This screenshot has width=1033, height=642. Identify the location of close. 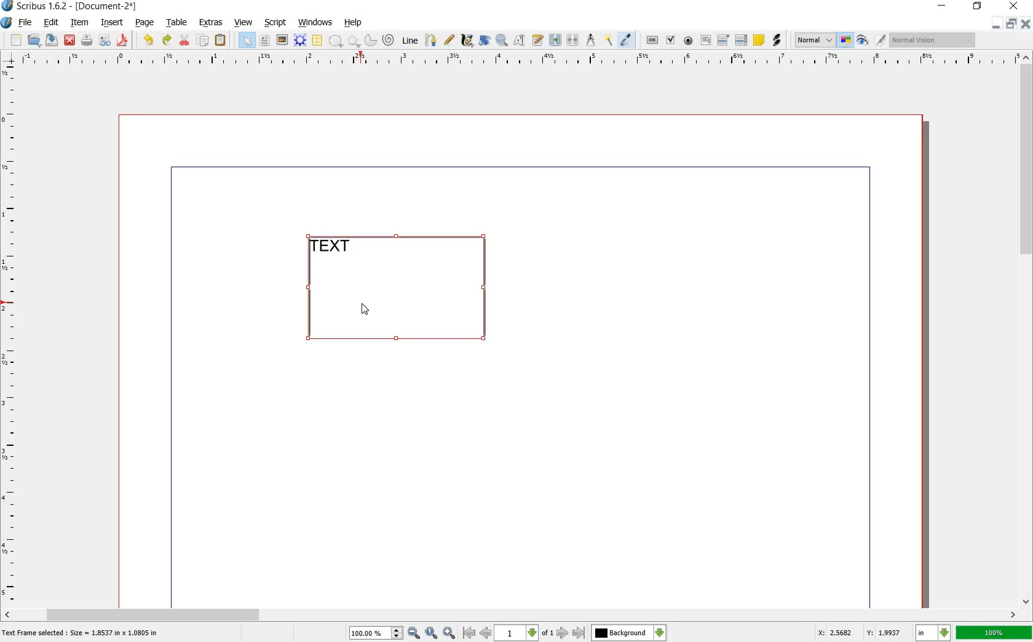
(1016, 6).